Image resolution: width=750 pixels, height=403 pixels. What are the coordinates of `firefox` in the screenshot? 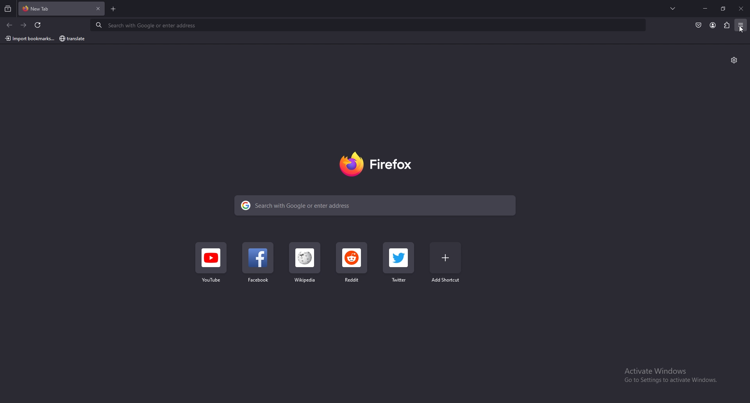 It's located at (379, 164).